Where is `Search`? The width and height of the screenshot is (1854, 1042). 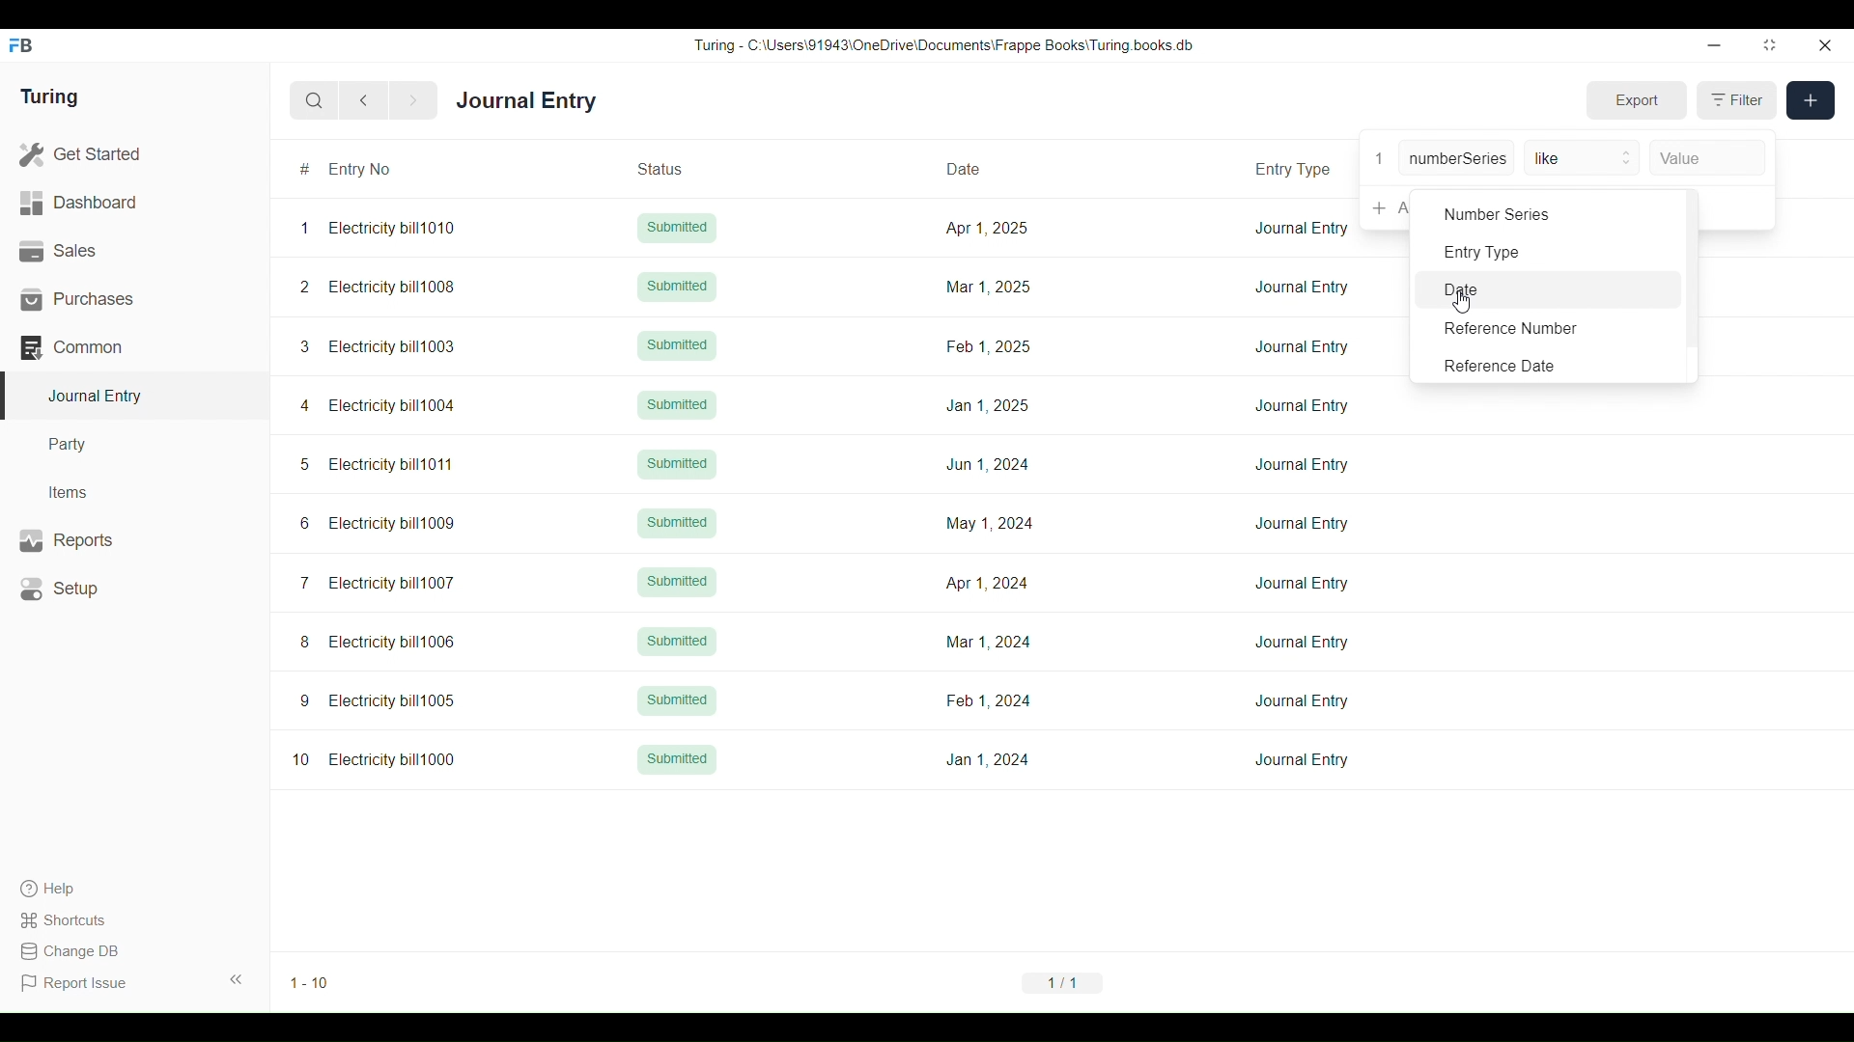
Search is located at coordinates (314, 101).